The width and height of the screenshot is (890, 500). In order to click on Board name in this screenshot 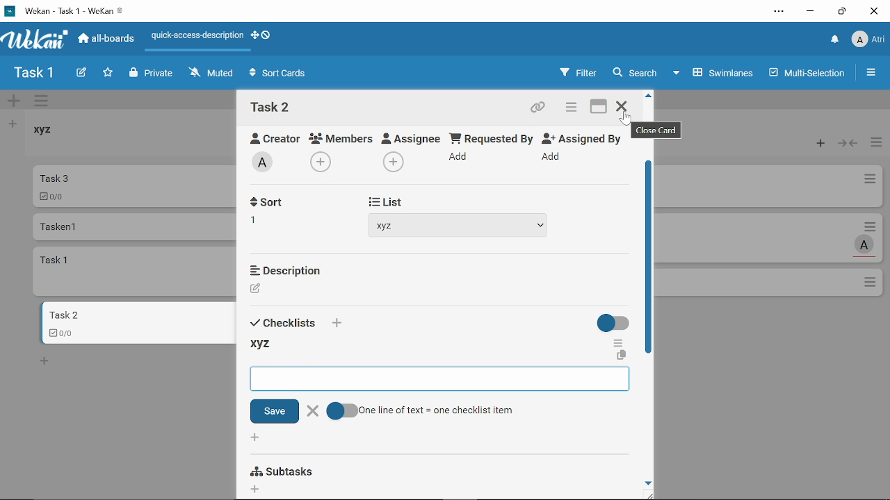, I will do `click(33, 73)`.